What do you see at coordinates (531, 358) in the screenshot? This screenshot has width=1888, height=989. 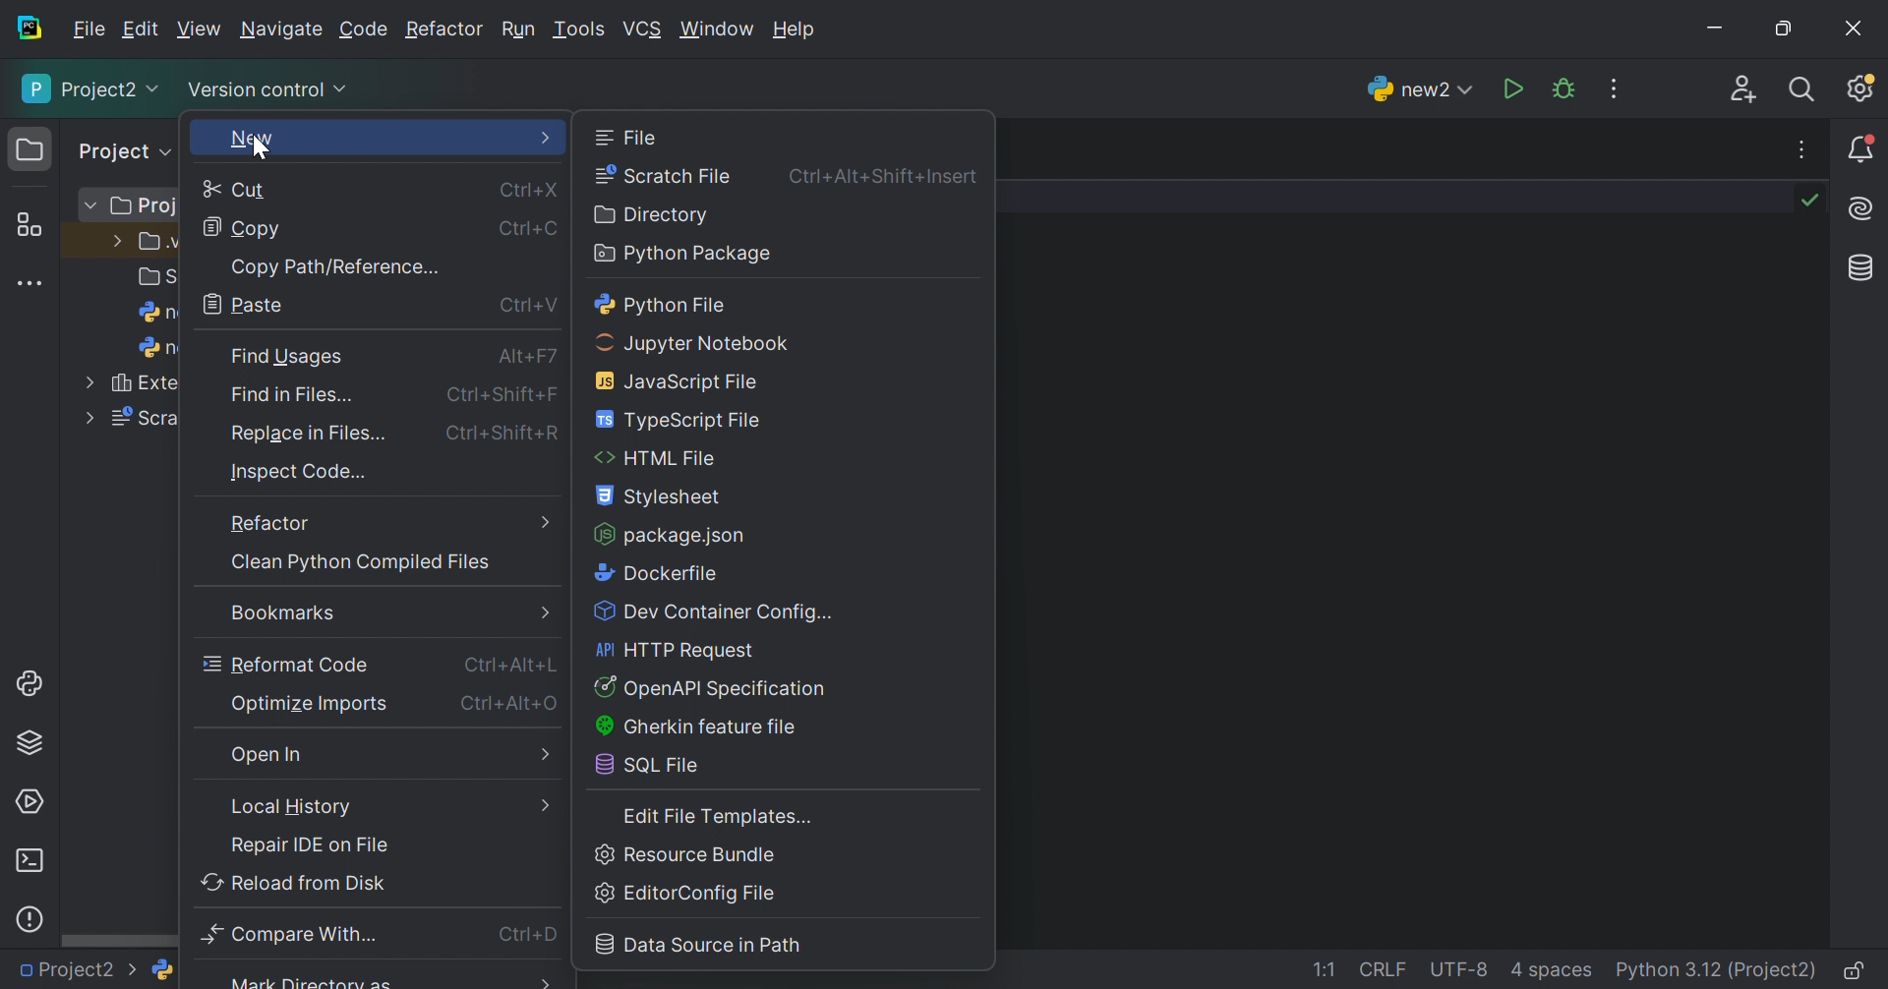 I see `Alt+F7` at bounding box center [531, 358].